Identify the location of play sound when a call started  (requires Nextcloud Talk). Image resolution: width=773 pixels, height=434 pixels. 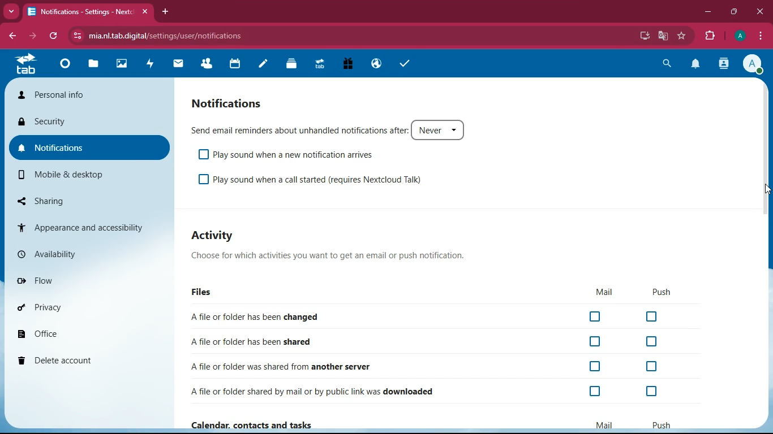
(322, 180).